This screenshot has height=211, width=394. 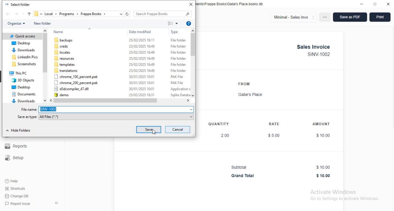 I want to click on backups, so click(x=64, y=40).